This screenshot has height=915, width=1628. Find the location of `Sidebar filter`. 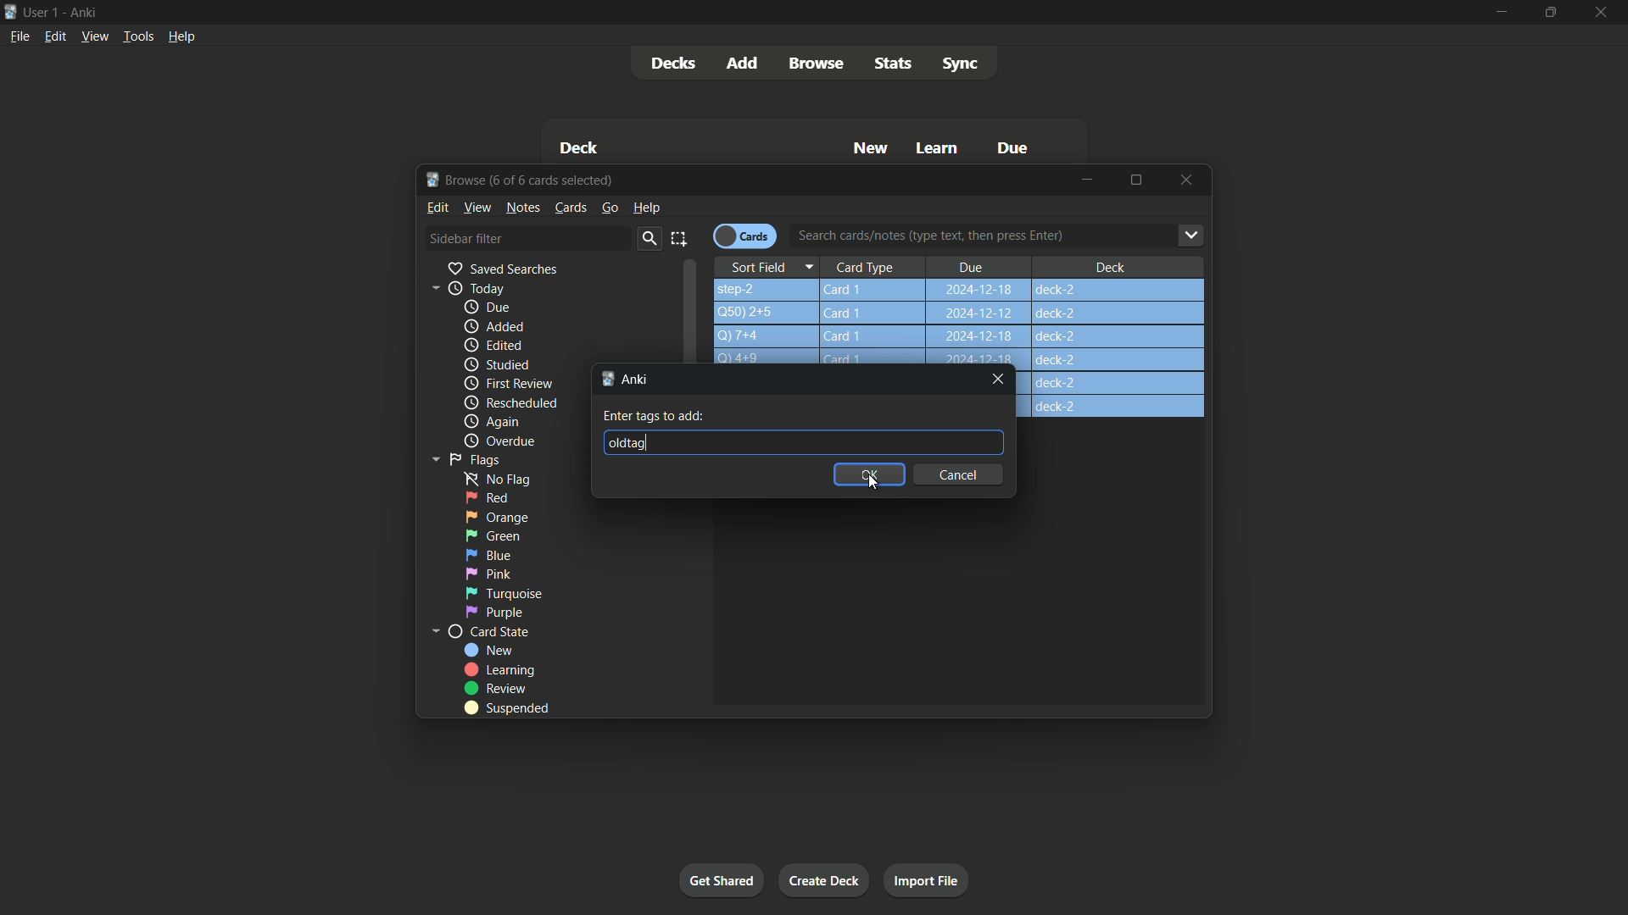

Sidebar filter is located at coordinates (466, 238).